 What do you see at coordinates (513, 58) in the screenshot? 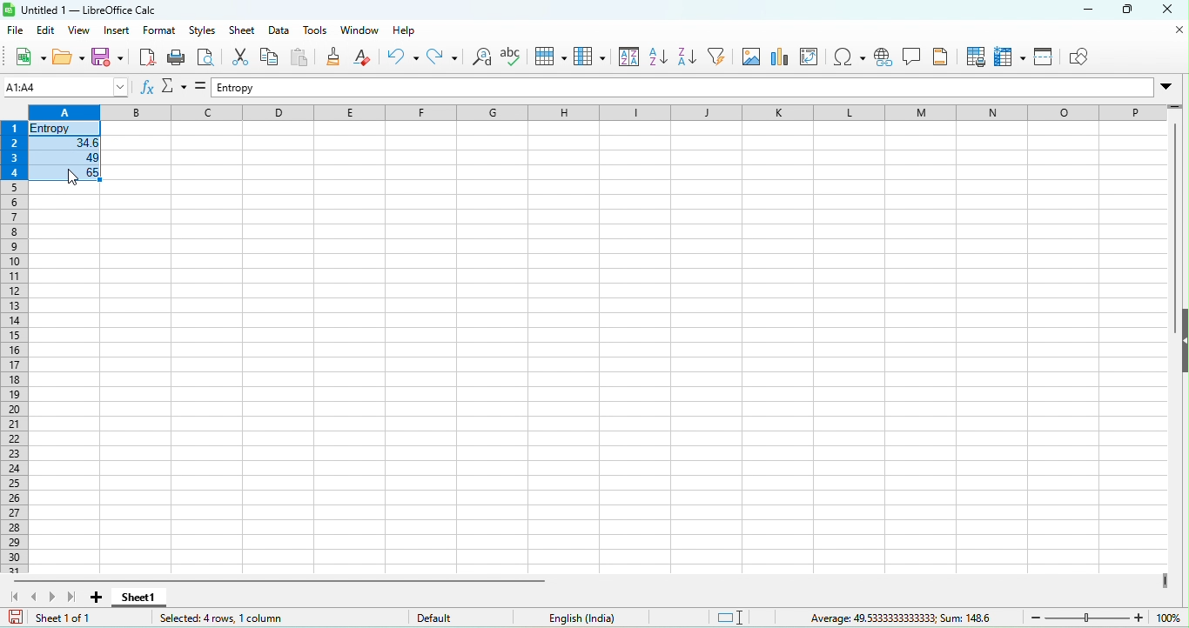
I see `spelling` at bounding box center [513, 58].